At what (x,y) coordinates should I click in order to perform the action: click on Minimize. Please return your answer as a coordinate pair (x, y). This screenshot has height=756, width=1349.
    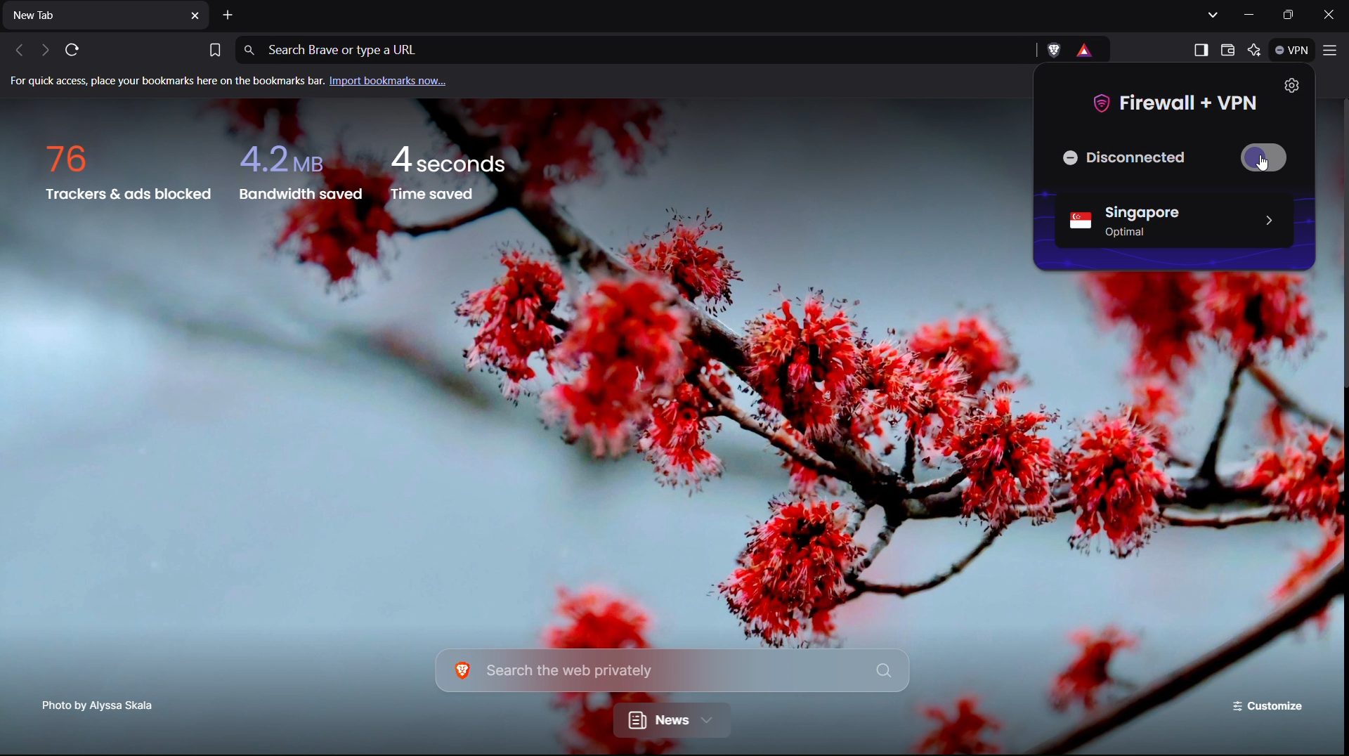
    Looking at the image, I should click on (1257, 15).